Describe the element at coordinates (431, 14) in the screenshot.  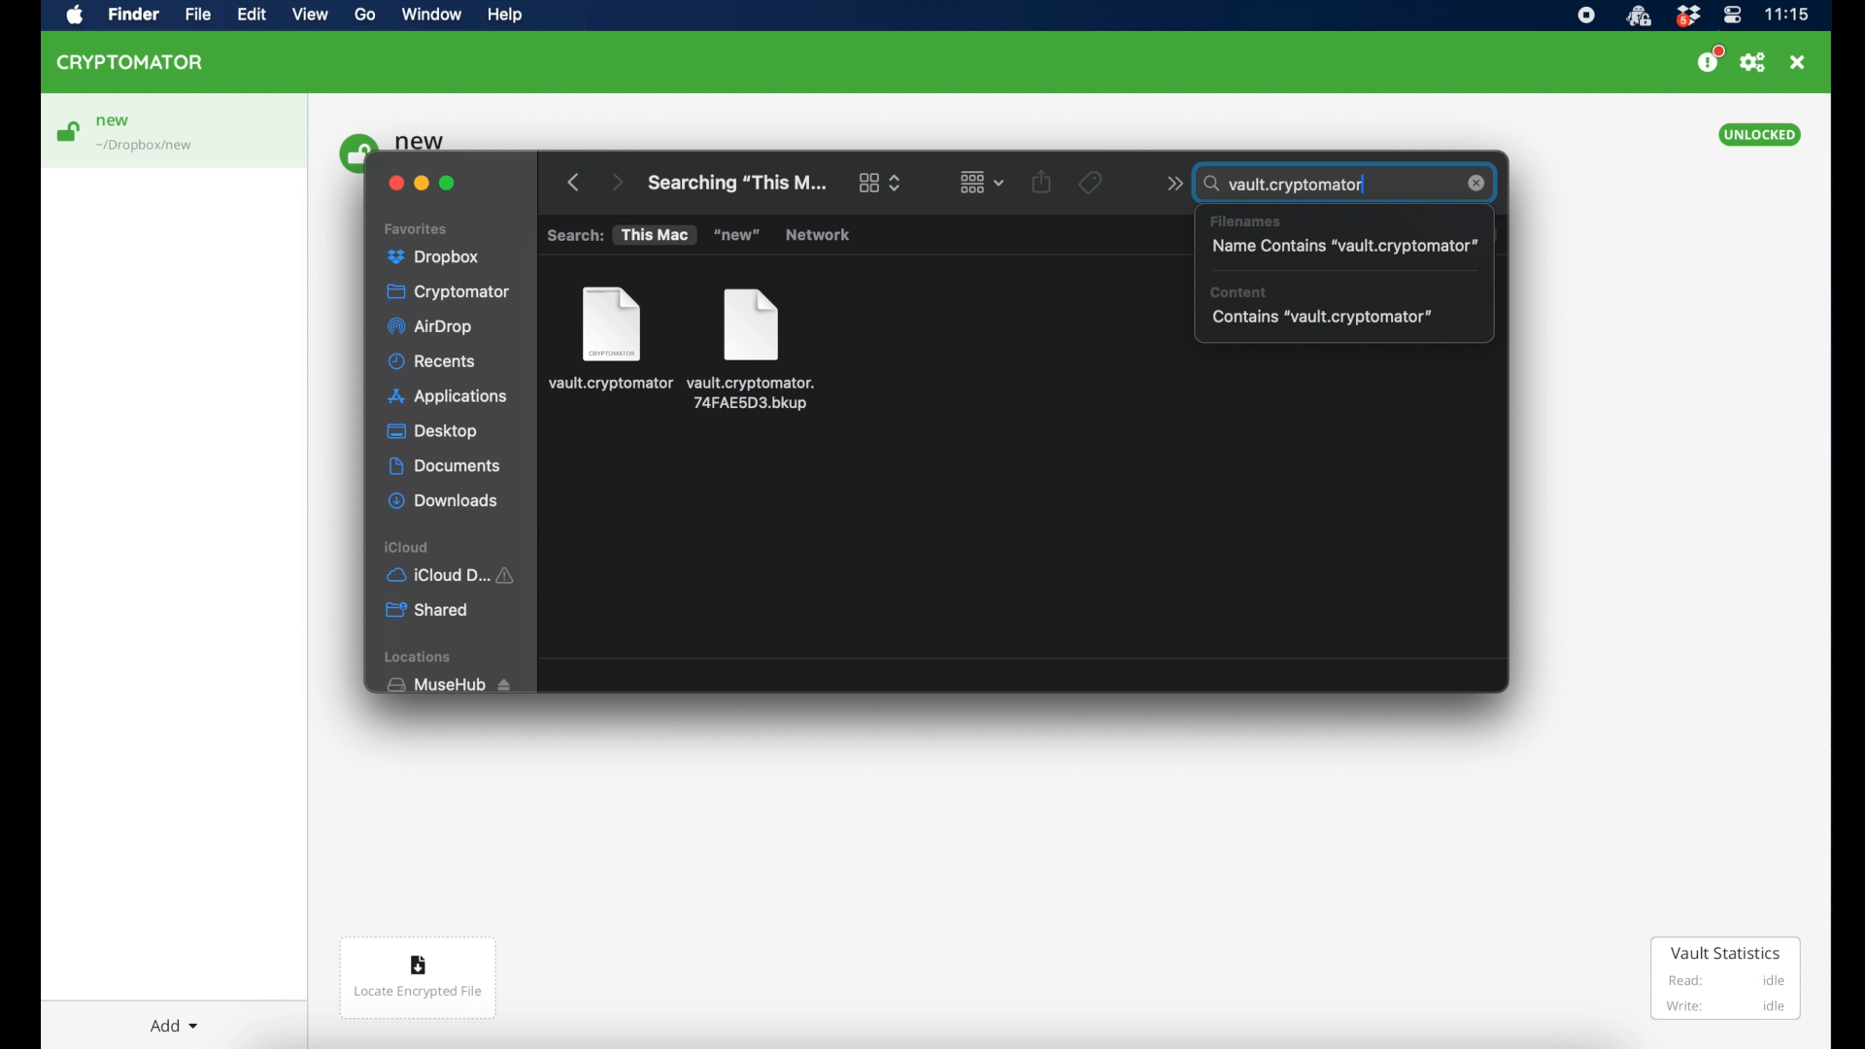
I see `window` at that location.